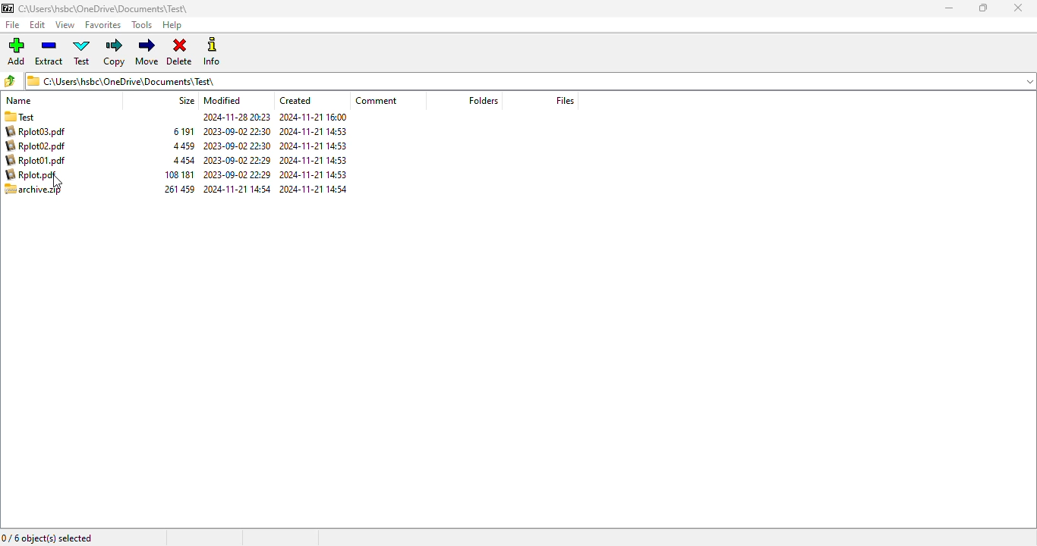  I want to click on copy, so click(115, 53).